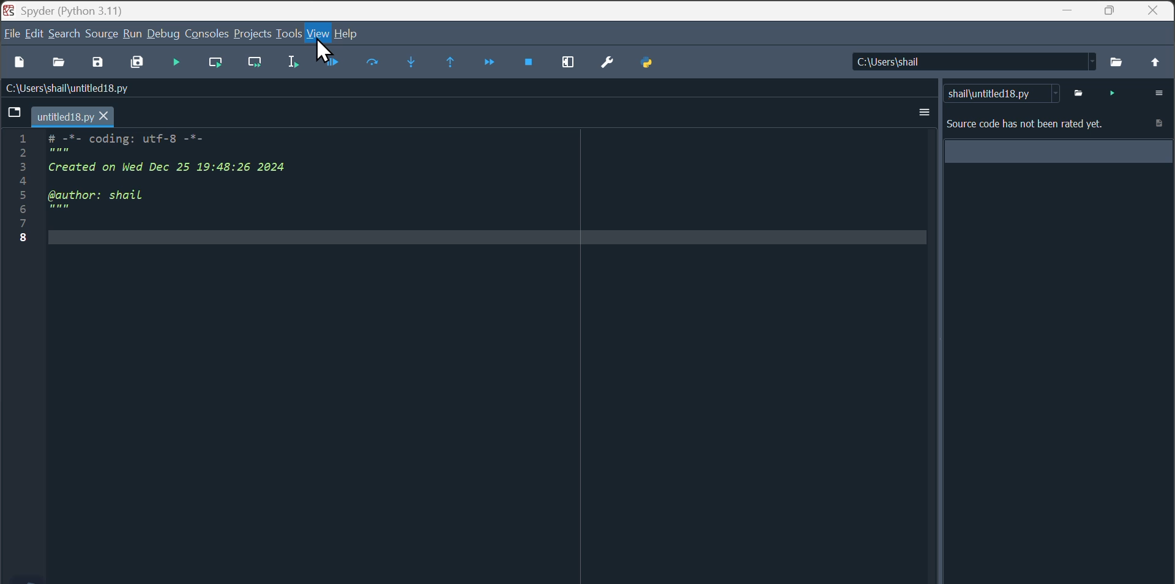 This screenshot has height=584, width=1175. Describe the element at coordinates (102, 64) in the screenshot. I see `save` at that location.